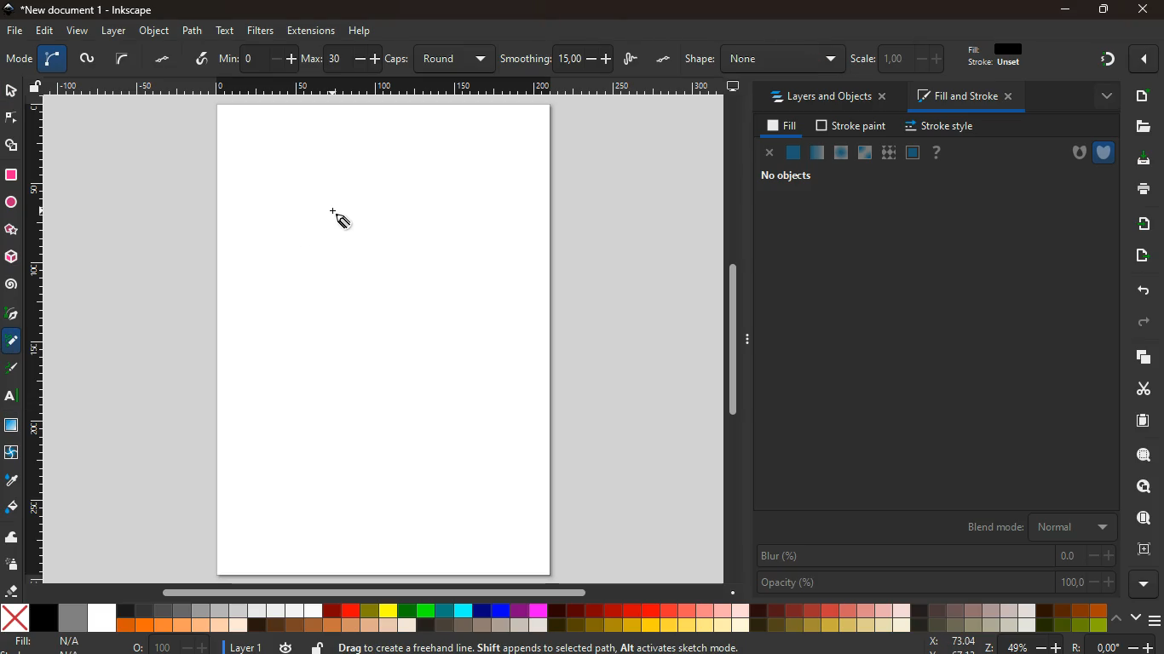 This screenshot has height=654, width=1164. I want to click on mode, so click(19, 60).